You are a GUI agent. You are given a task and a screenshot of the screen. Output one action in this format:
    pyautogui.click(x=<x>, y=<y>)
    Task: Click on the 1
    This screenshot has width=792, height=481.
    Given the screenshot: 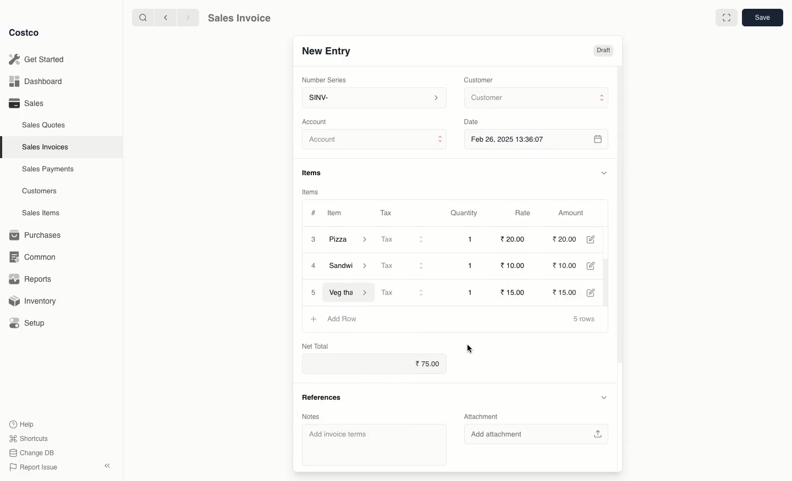 What is the action you would take?
    pyautogui.click(x=472, y=292)
    